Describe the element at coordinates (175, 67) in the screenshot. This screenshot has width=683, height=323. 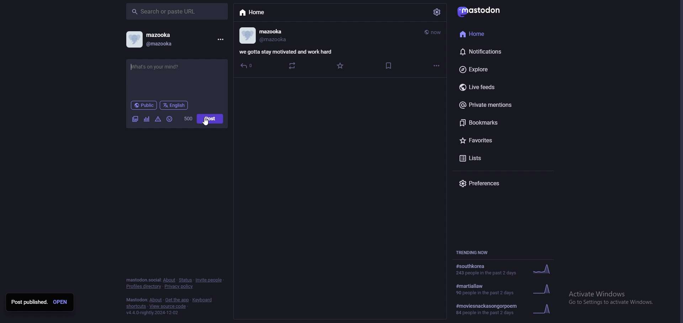
I see `motivation` at that location.